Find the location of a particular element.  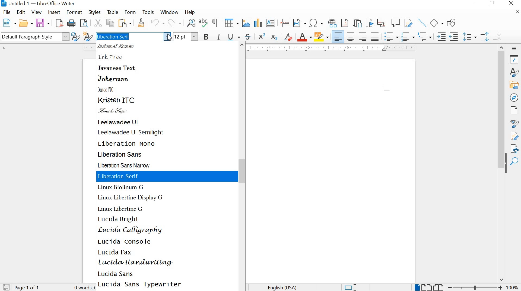

SELECT OUTLINE FORMAT is located at coordinates (425, 37).